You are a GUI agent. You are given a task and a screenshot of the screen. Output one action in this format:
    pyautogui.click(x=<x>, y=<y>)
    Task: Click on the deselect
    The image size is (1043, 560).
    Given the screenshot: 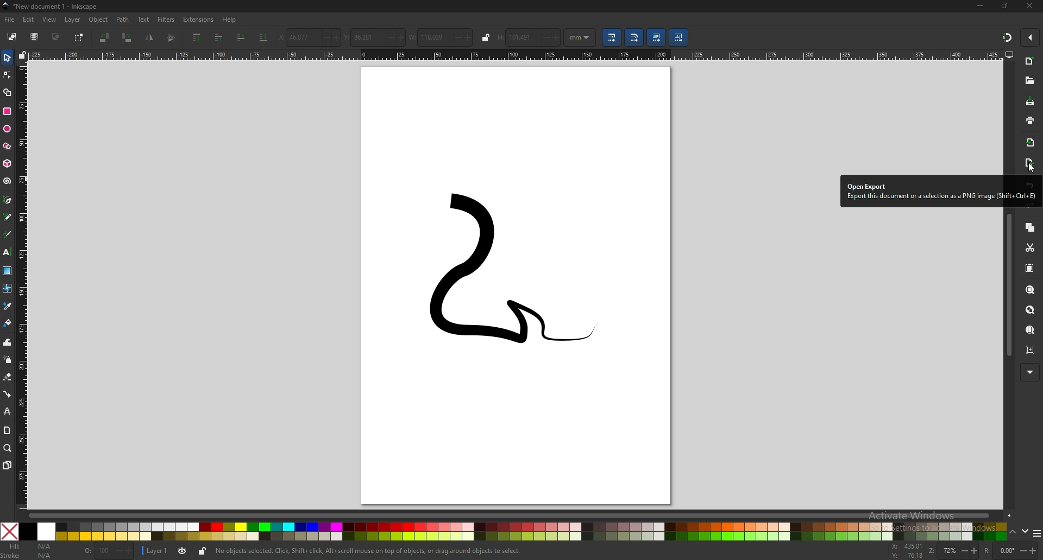 What is the action you would take?
    pyautogui.click(x=58, y=37)
    